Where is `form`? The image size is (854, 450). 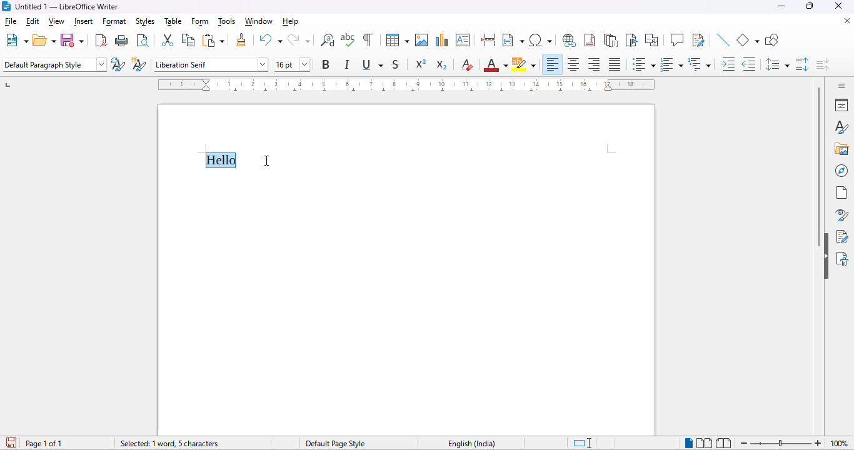 form is located at coordinates (199, 21).